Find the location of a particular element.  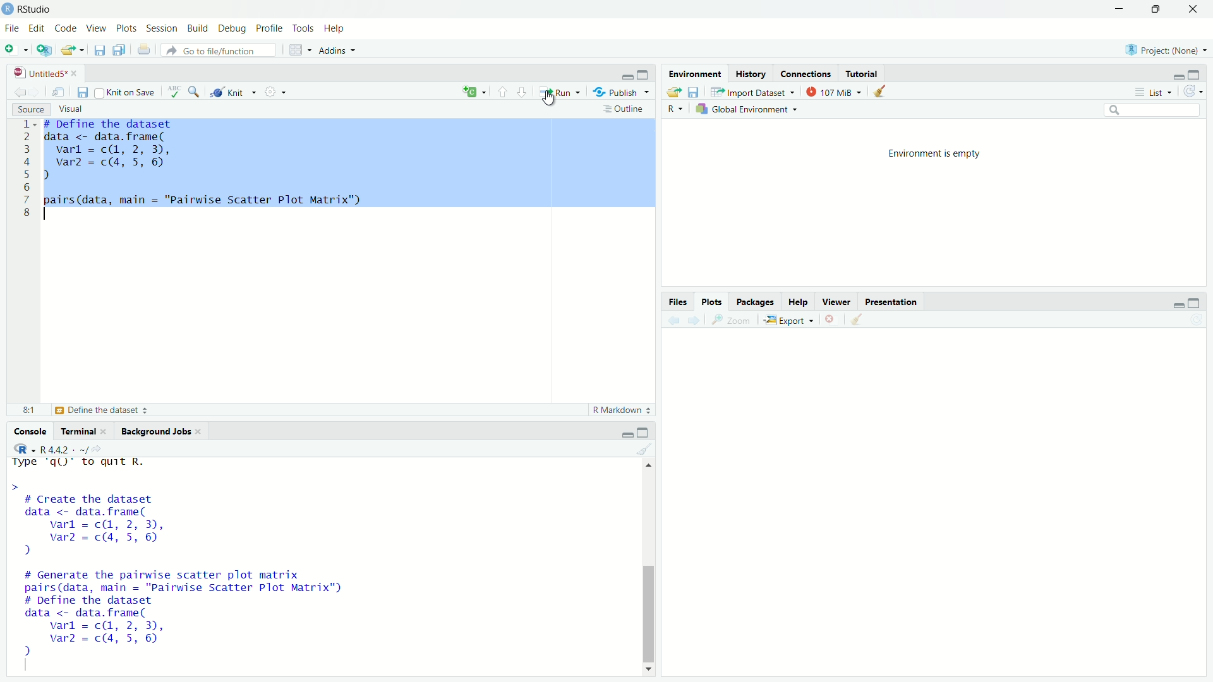

Export is located at coordinates (787, 320).